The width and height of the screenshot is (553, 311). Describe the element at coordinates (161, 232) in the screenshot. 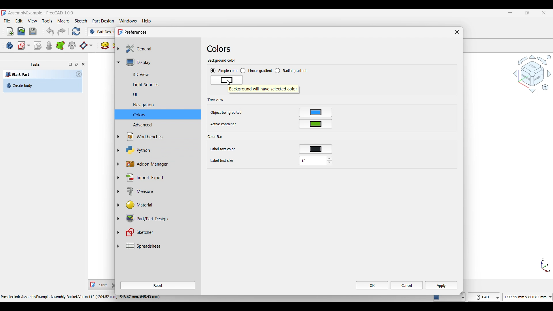

I see `Sketcher` at that location.